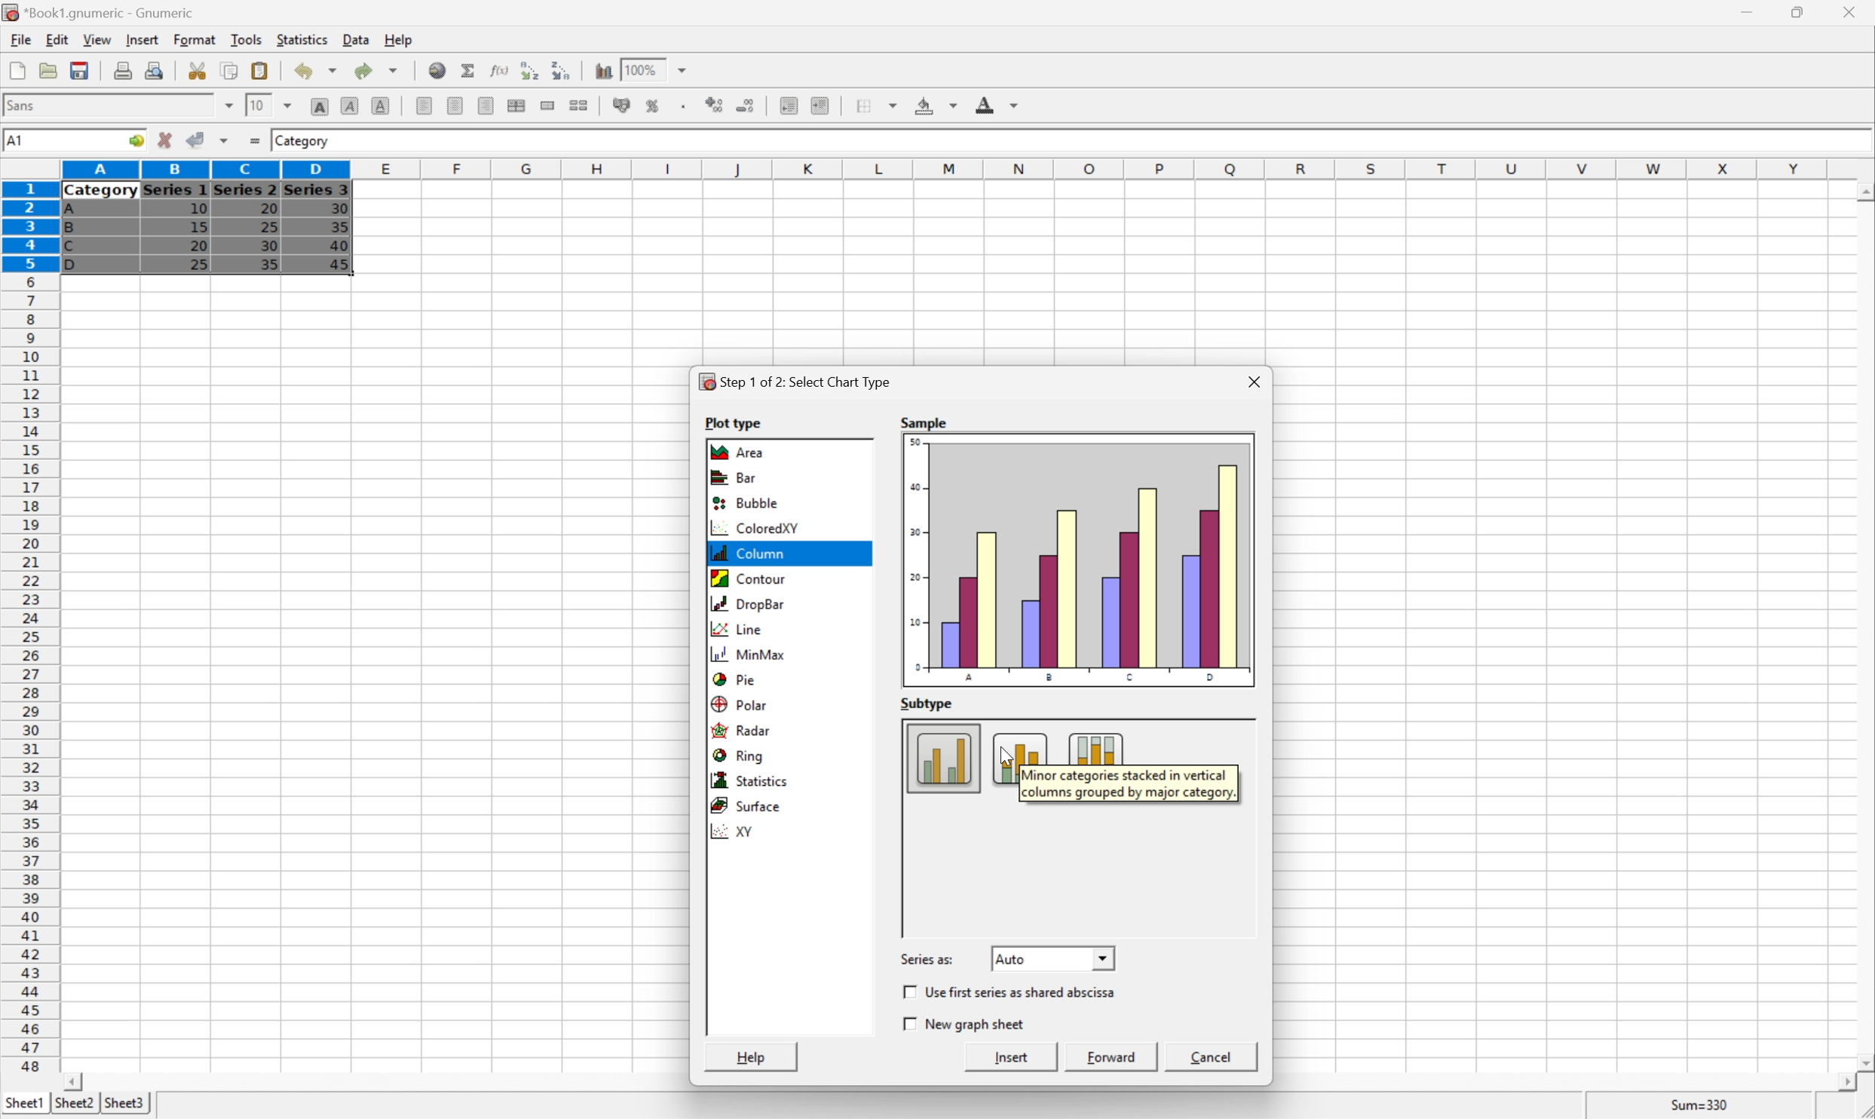 This screenshot has height=1119, width=1875. What do you see at coordinates (1015, 1058) in the screenshot?
I see `Insert` at bounding box center [1015, 1058].